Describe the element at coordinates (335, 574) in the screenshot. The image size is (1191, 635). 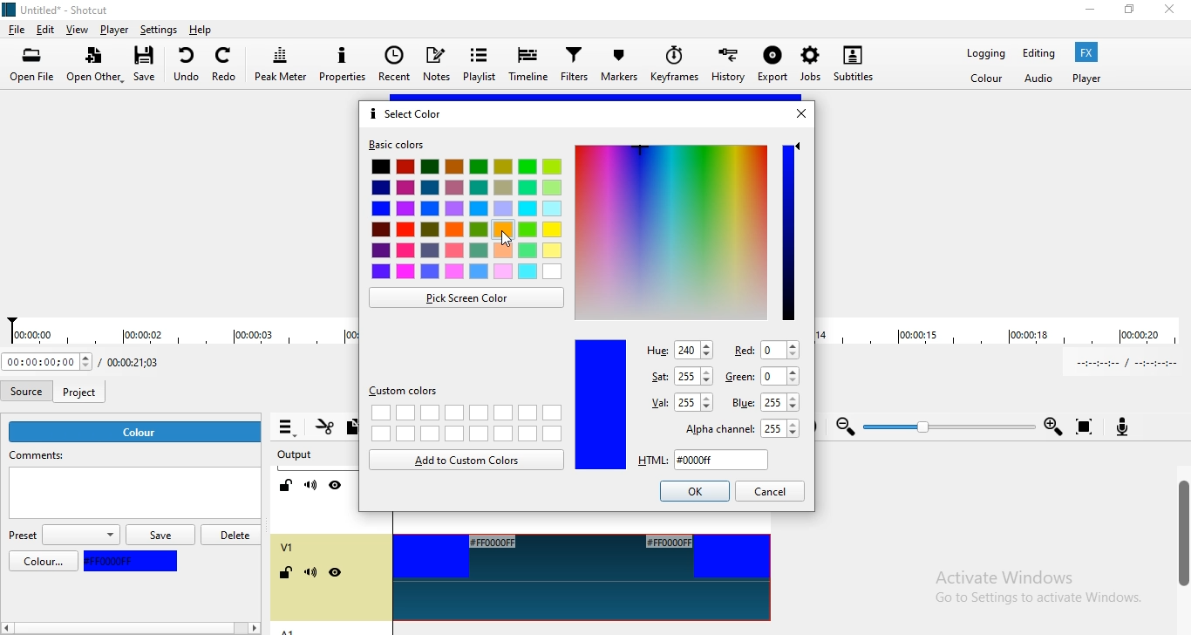
I see `hide` at that location.